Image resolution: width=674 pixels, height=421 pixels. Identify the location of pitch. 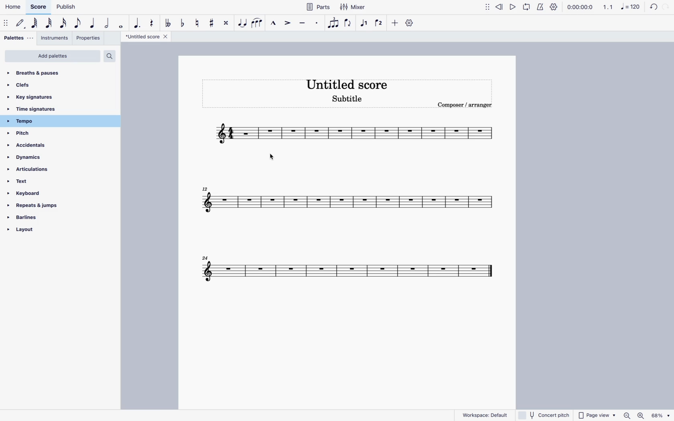
(37, 134).